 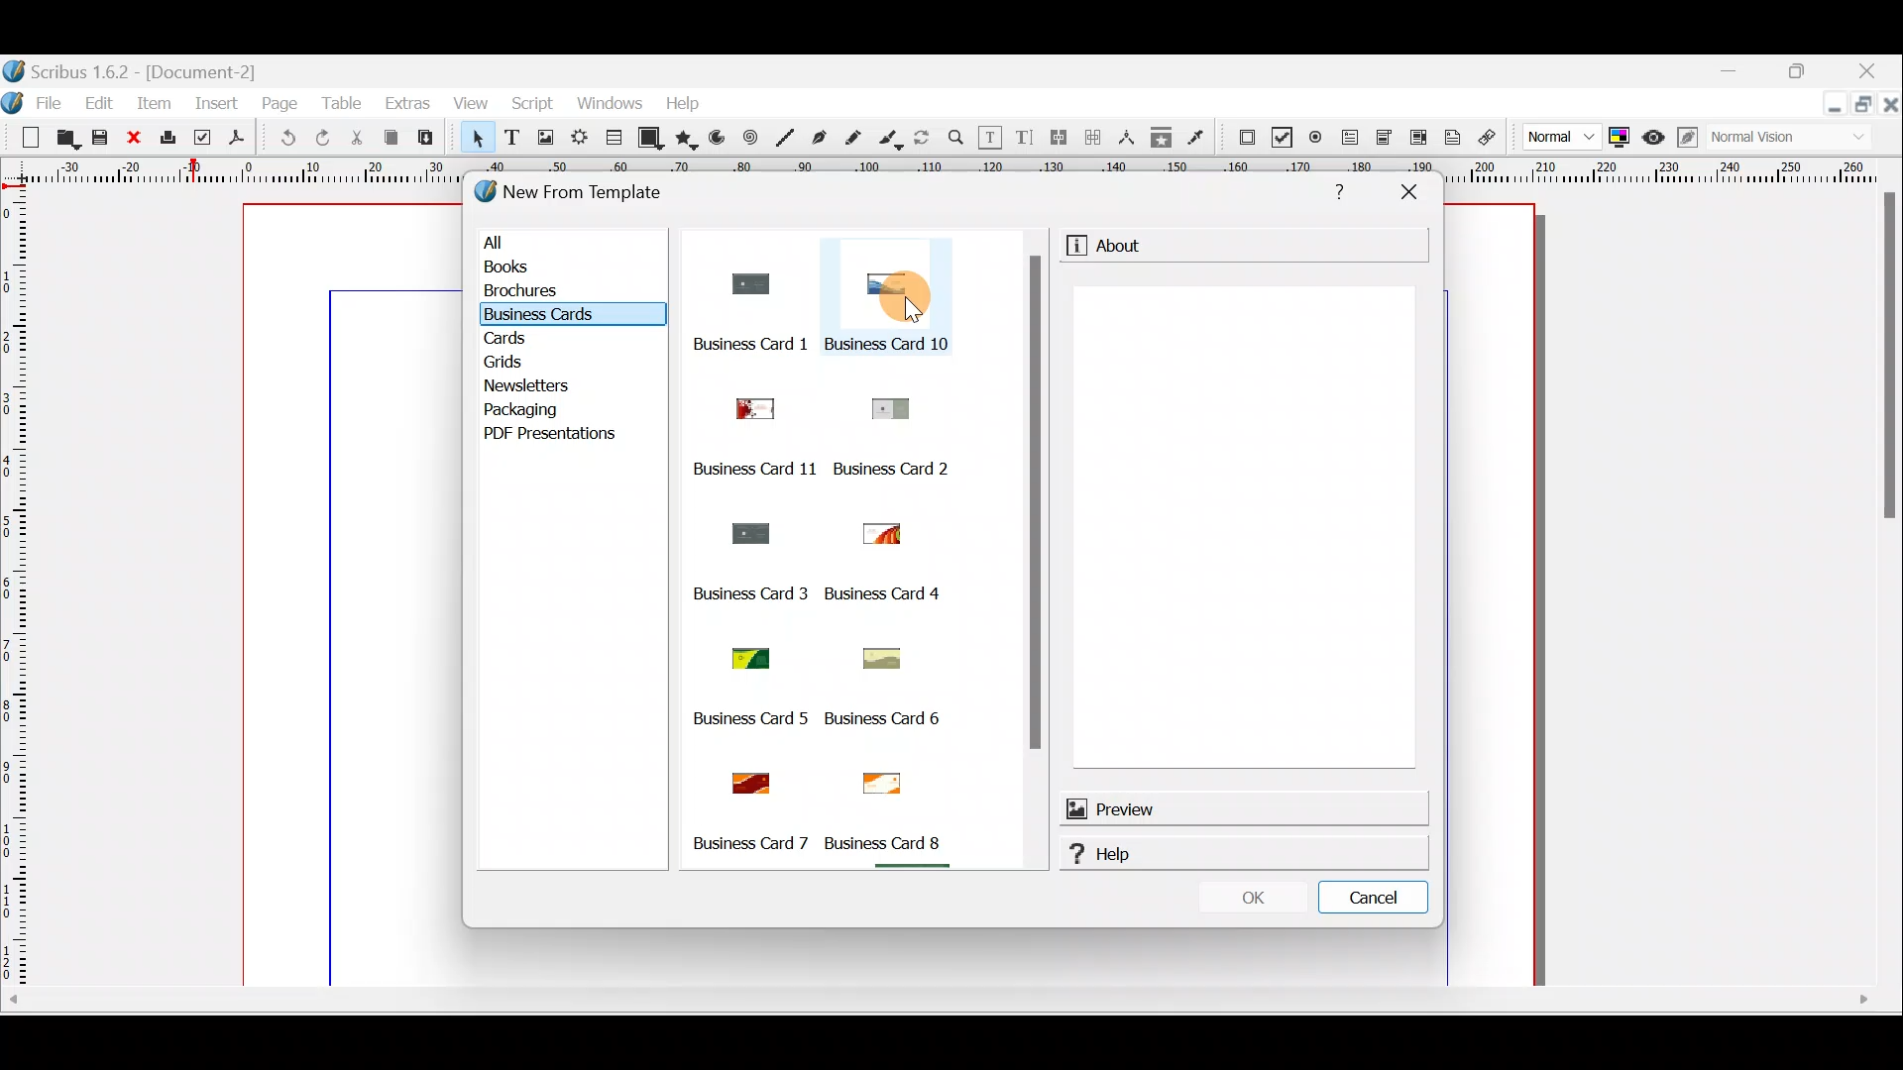 What do you see at coordinates (469, 105) in the screenshot?
I see `View` at bounding box center [469, 105].